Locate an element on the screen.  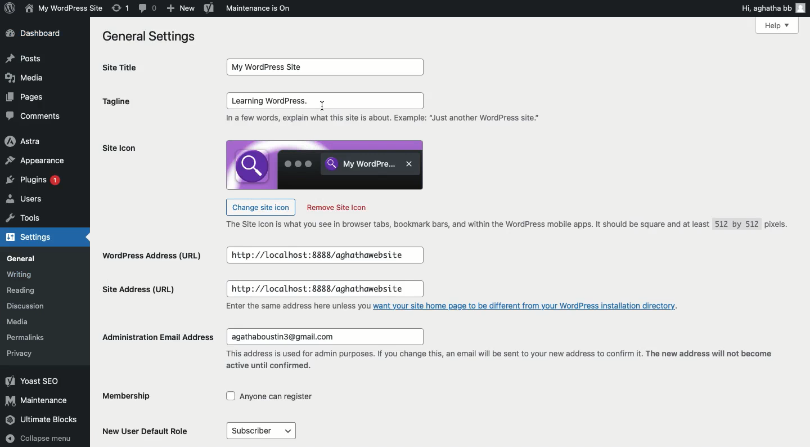
Help is located at coordinates (777, 25).